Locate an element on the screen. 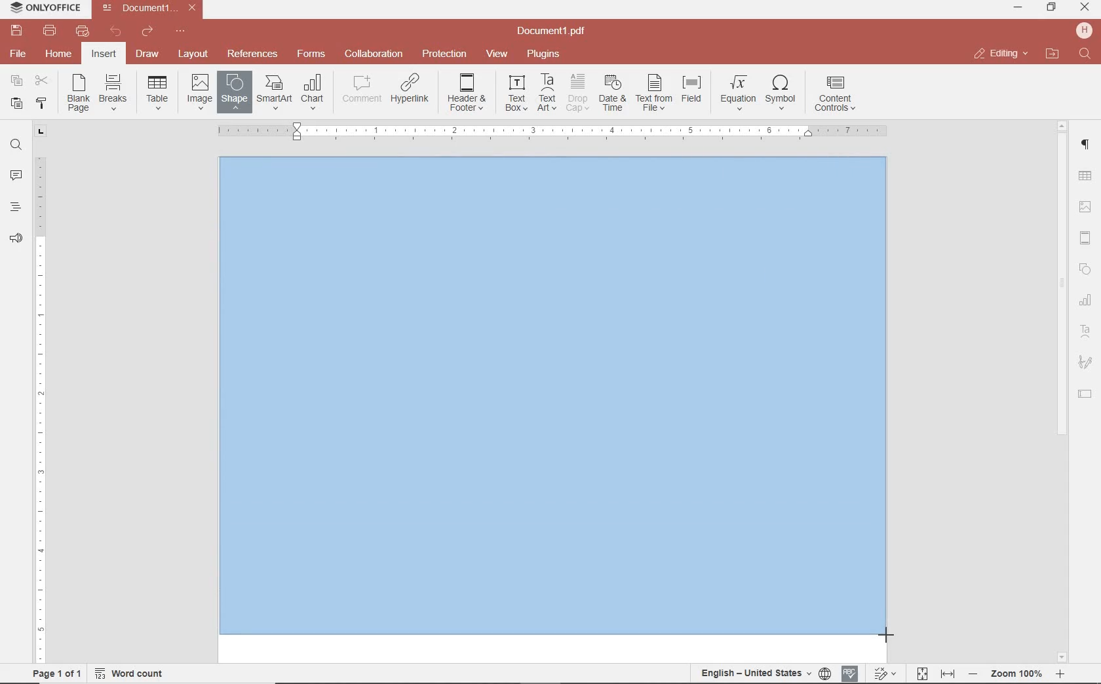 This screenshot has height=684, width=1101. INSERT TEXT ART is located at coordinates (547, 93).